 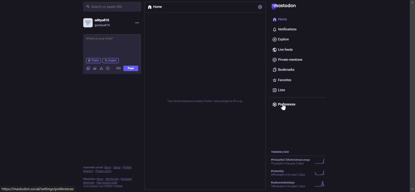 What do you see at coordinates (118, 68) in the screenshot?
I see `500` at bounding box center [118, 68].